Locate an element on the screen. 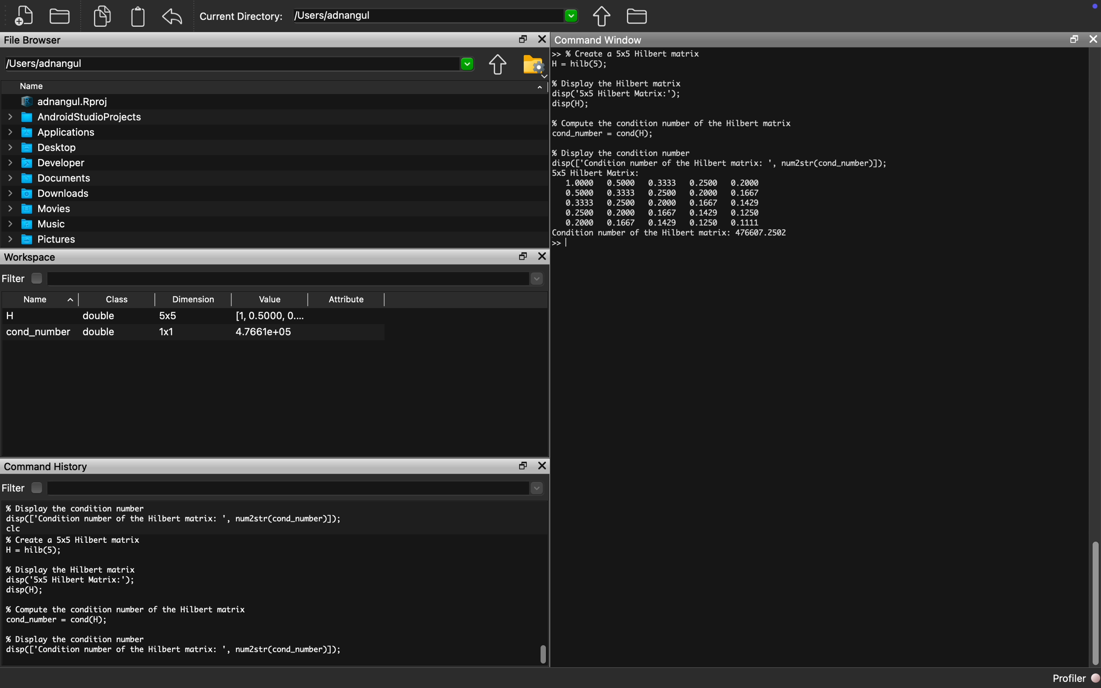 The height and width of the screenshot is (688, 1101). dropdown is located at coordinates (297, 489).